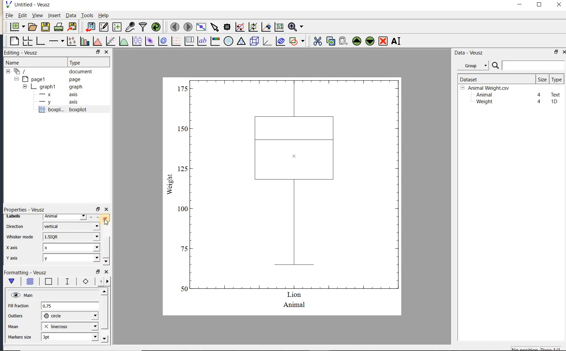  Describe the element at coordinates (539, 5) in the screenshot. I see `maximize` at that location.